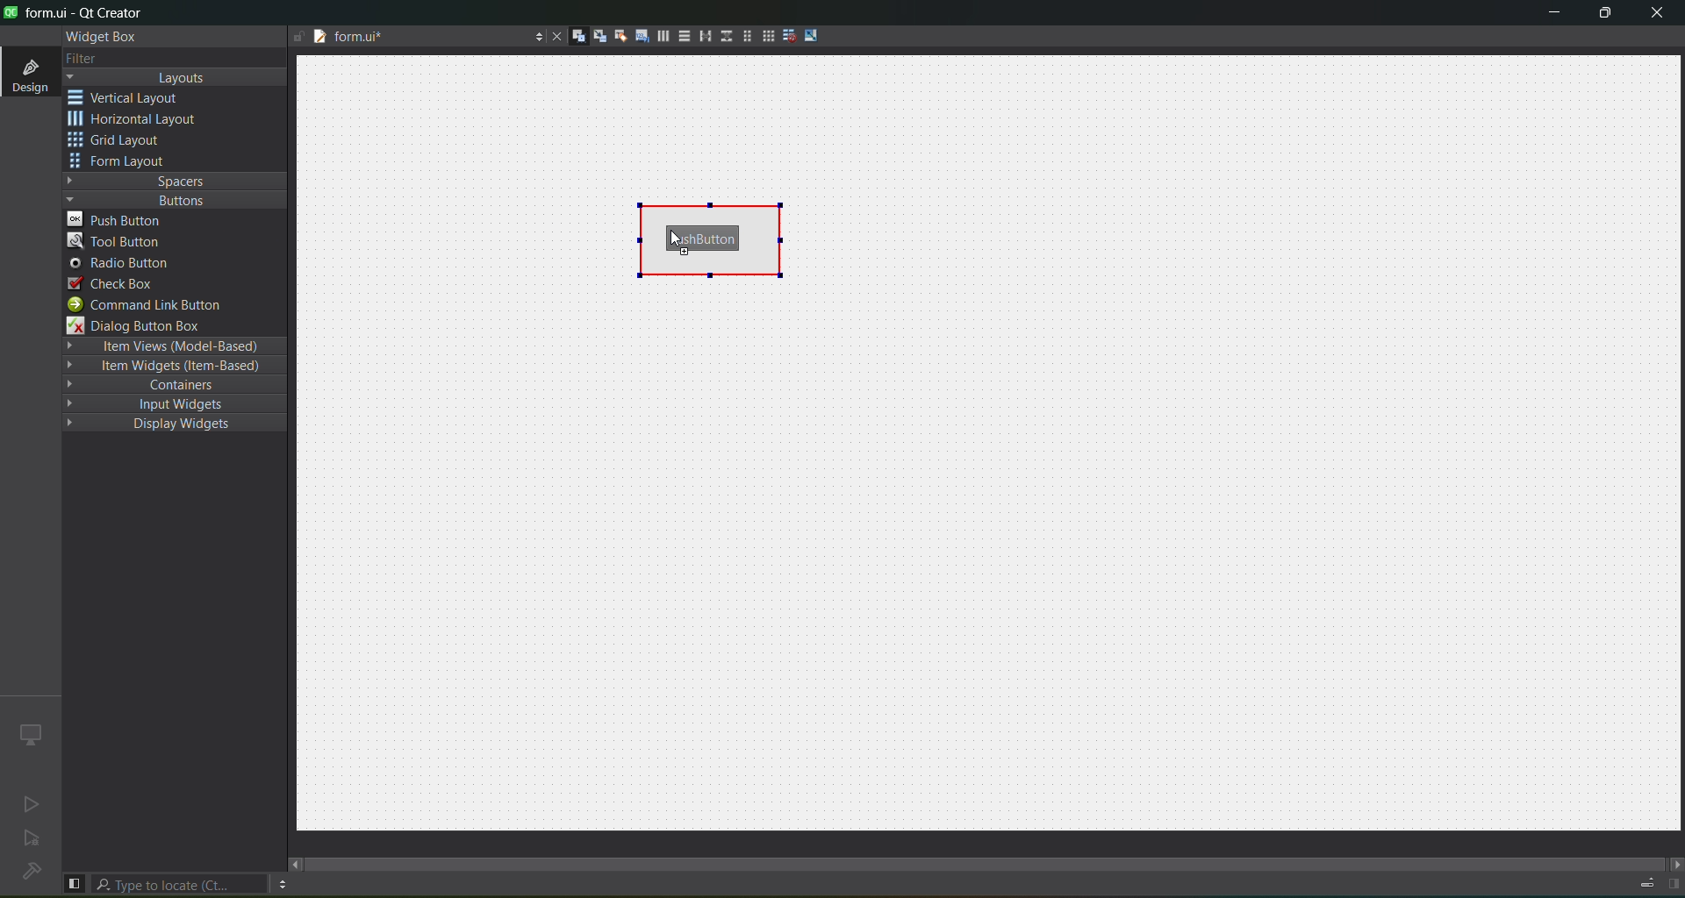 This screenshot has width=1685, height=898. I want to click on design, so click(28, 74).